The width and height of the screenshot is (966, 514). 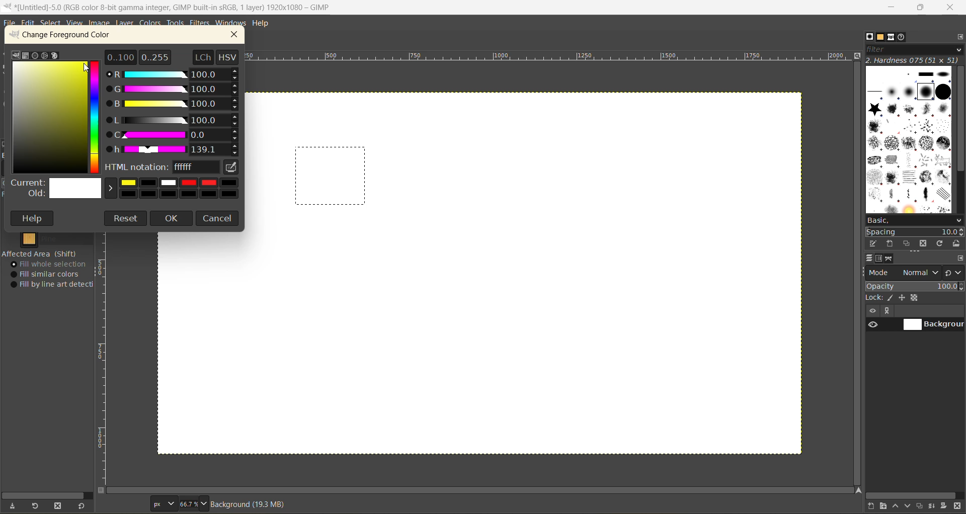 I want to click on restore tool preset, so click(x=36, y=506).